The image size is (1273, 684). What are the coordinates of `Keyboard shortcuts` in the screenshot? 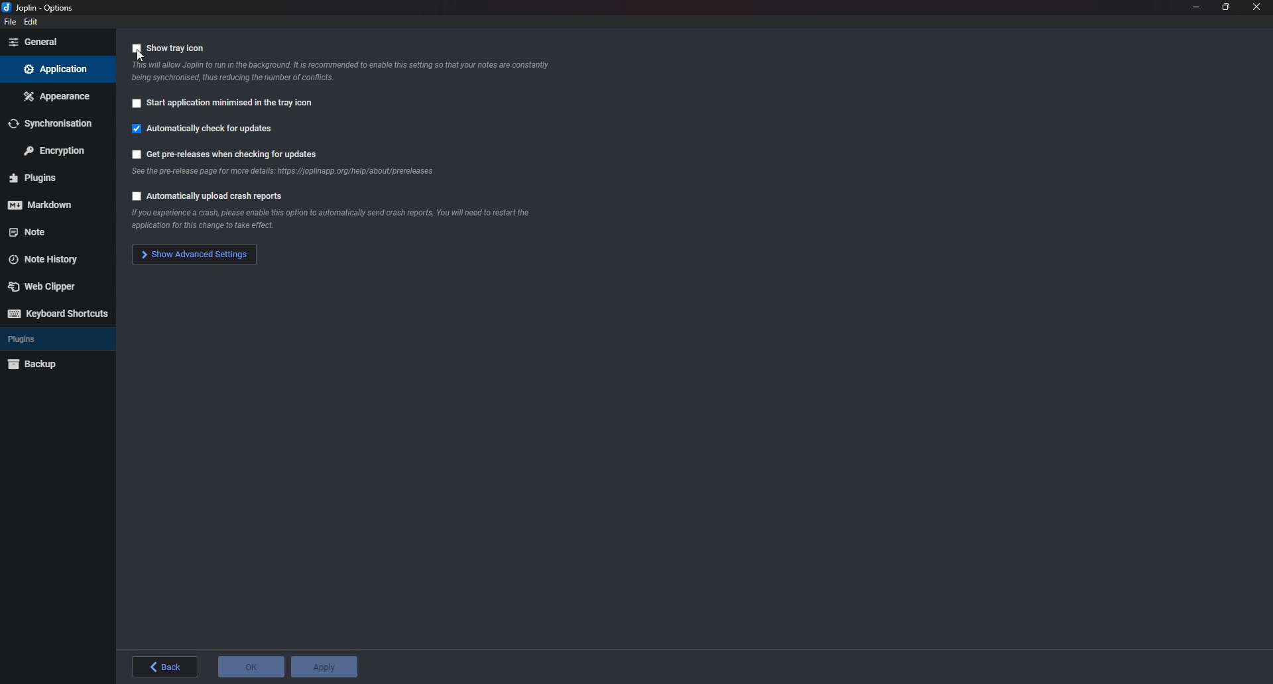 It's located at (59, 313).